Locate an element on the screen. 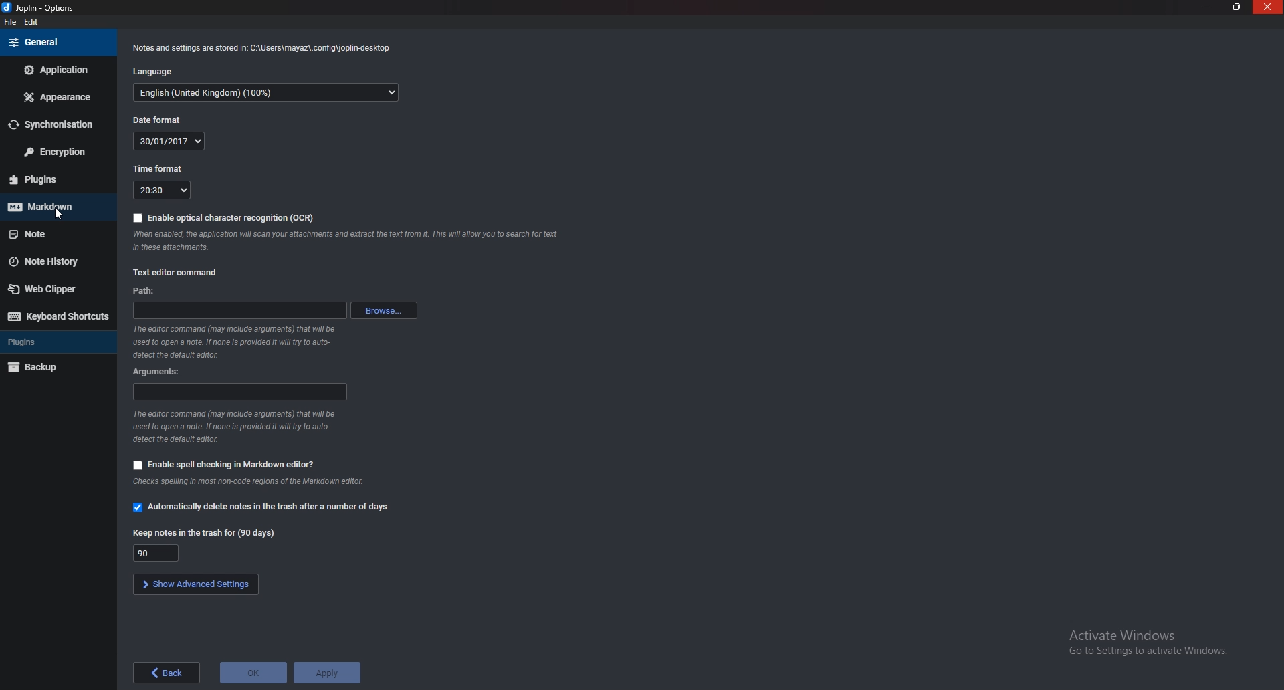 Image resolution: width=1284 pixels, height=690 pixels. Language is located at coordinates (268, 94).